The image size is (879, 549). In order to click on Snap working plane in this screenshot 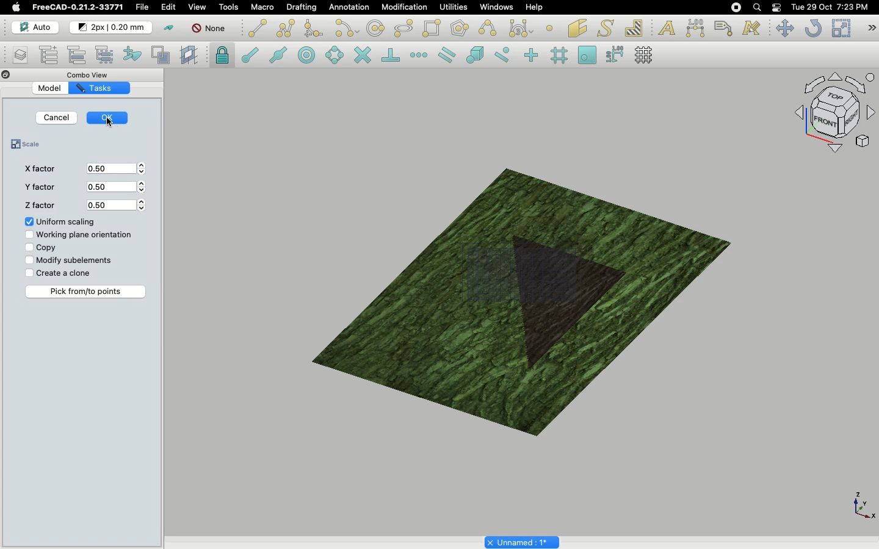, I will do `click(585, 53)`.